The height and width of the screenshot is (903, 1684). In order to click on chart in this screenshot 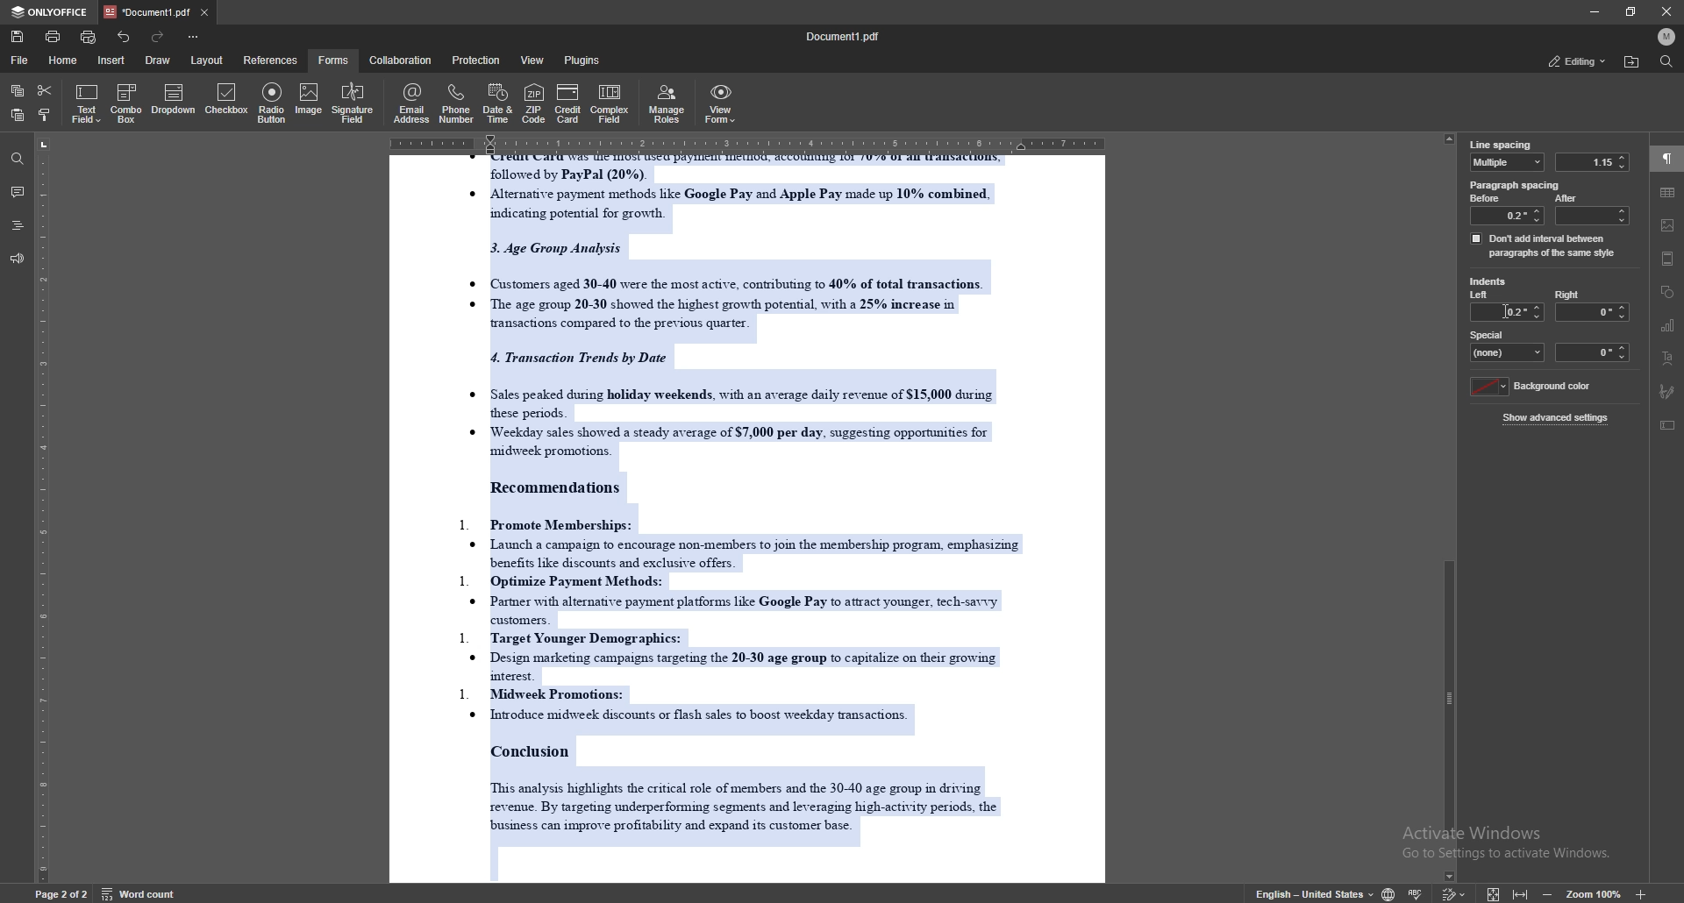, I will do `click(1668, 326)`.